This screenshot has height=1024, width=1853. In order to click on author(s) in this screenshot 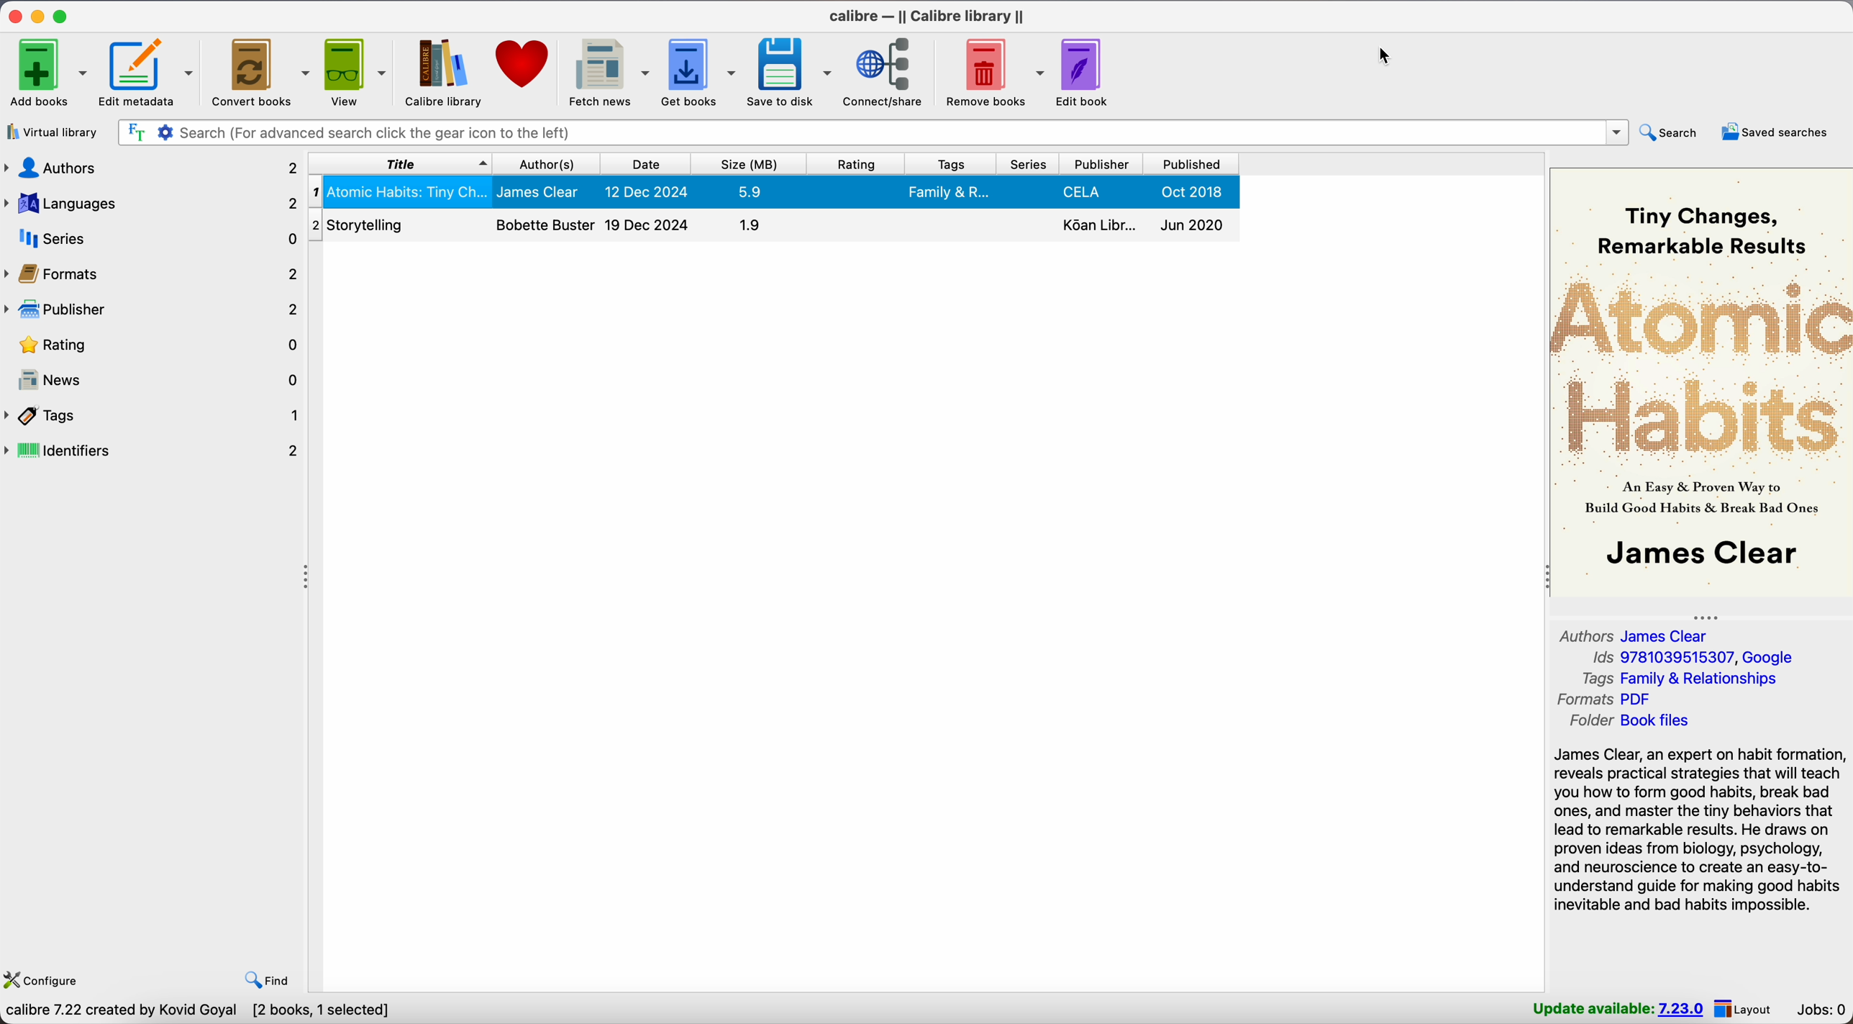, I will do `click(547, 164)`.